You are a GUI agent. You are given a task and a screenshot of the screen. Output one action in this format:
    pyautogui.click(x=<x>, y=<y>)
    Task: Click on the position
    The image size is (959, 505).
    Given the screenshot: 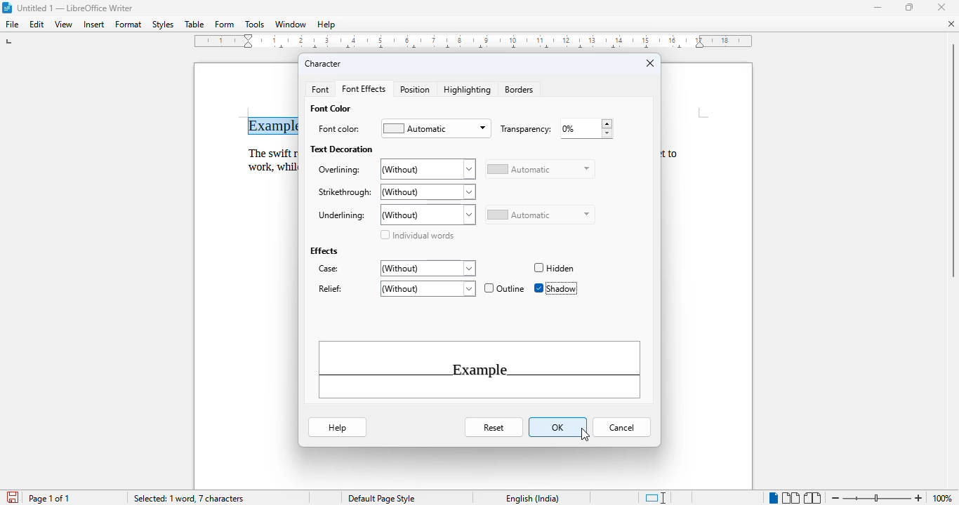 What is the action you would take?
    pyautogui.click(x=415, y=90)
    